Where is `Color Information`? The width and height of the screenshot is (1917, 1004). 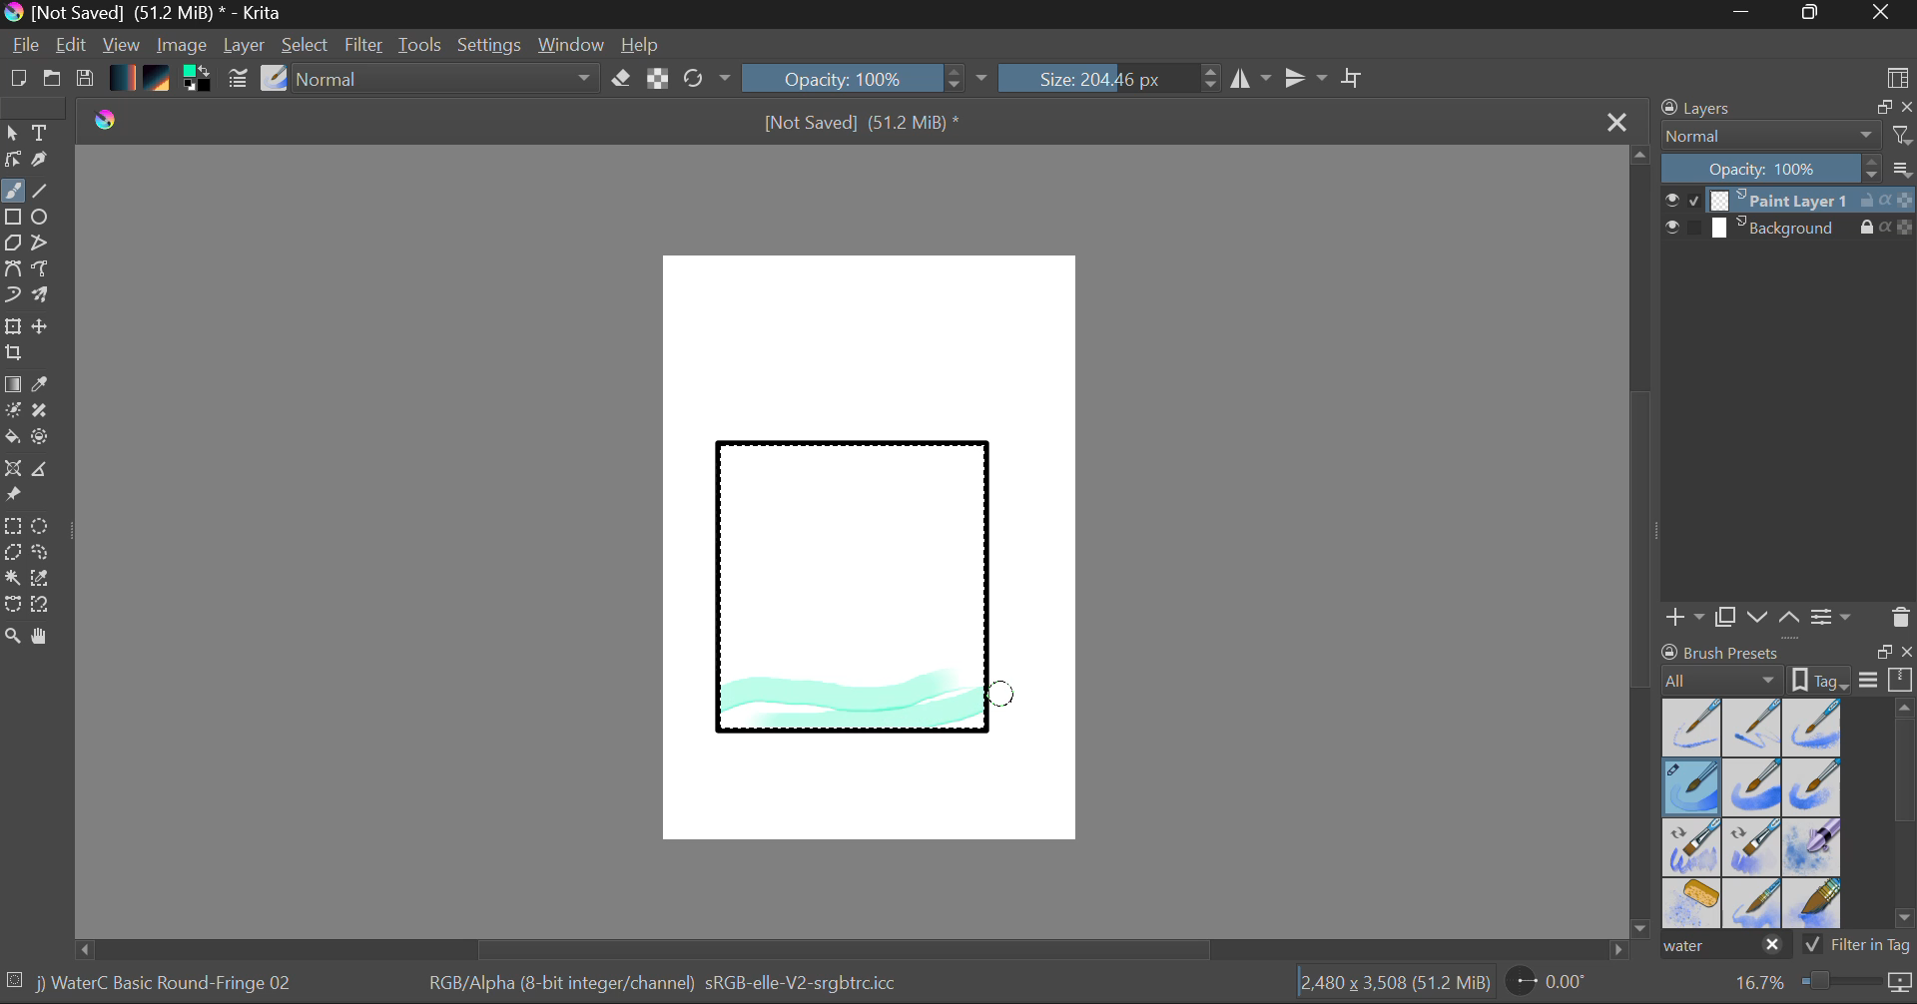
Color Information is located at coordinates (661, 985).